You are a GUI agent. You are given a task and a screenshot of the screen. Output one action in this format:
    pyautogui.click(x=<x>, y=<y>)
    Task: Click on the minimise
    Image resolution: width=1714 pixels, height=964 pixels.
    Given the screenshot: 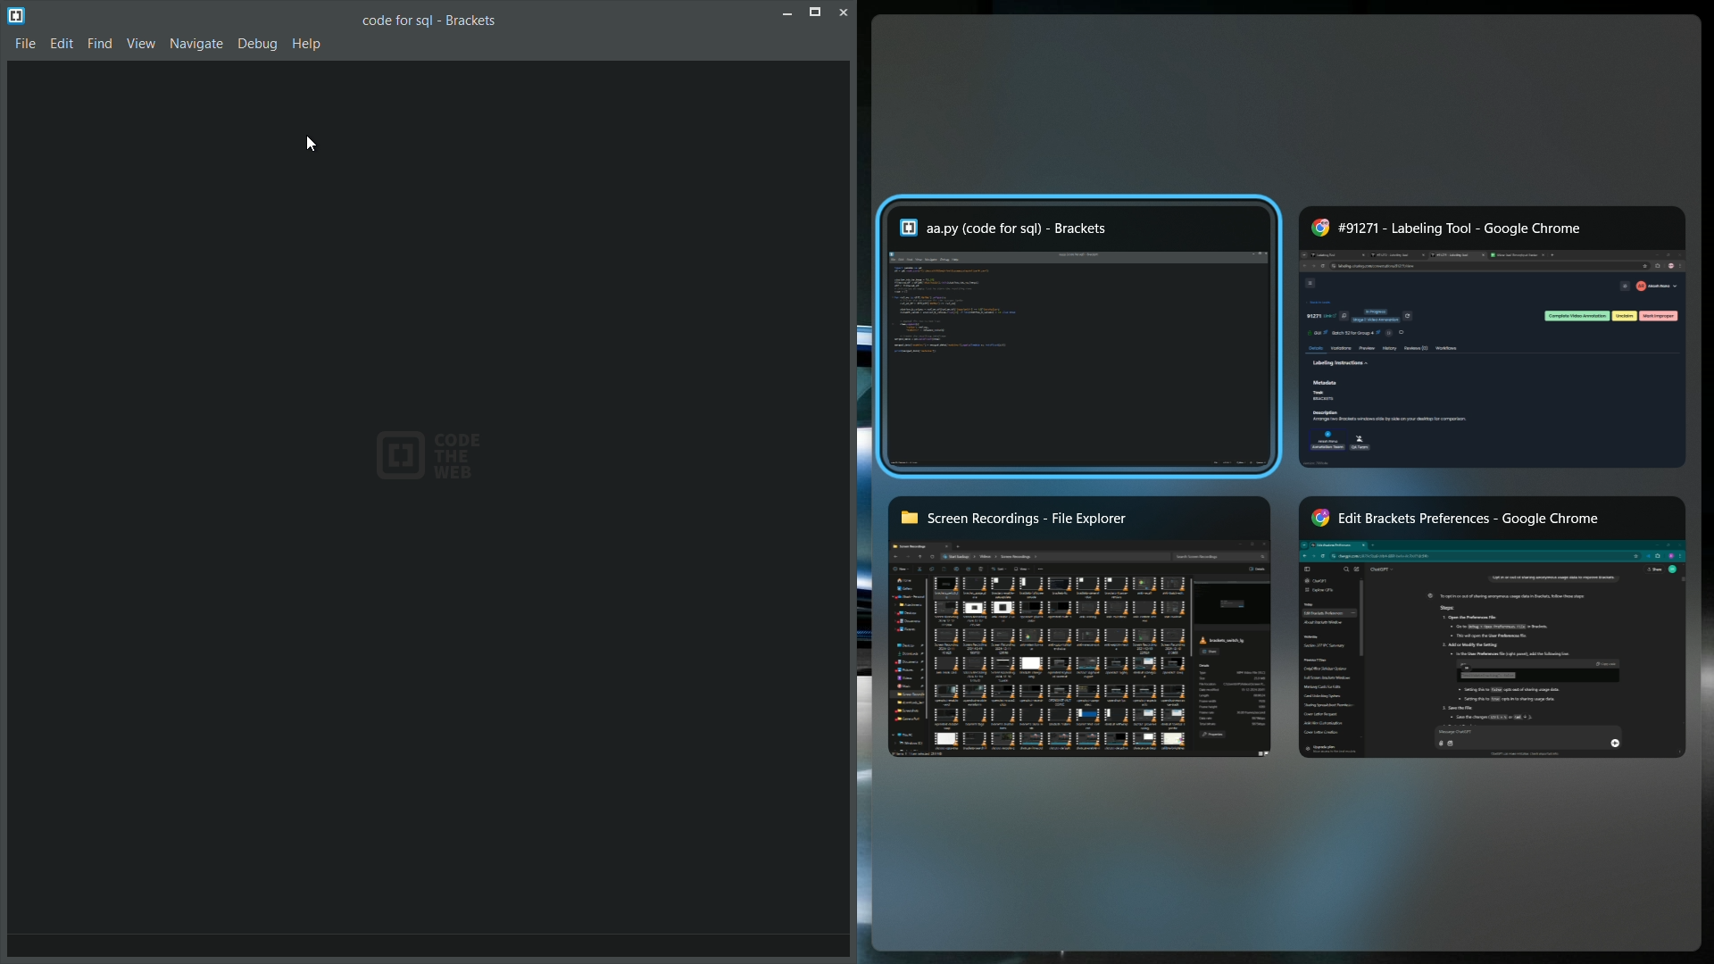 What is the action you would take?
    pyautogui.click(x=787, y=14)
    